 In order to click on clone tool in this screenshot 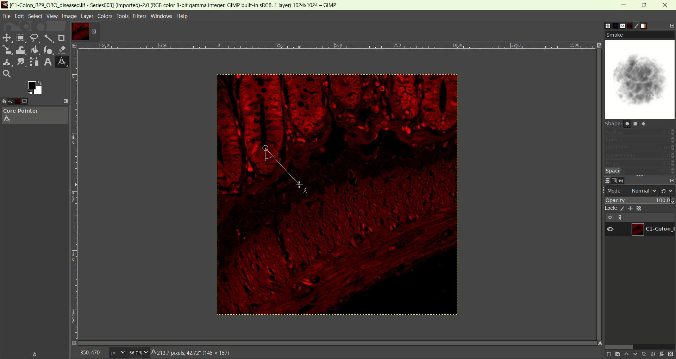, I will do `click(6, 62)`.